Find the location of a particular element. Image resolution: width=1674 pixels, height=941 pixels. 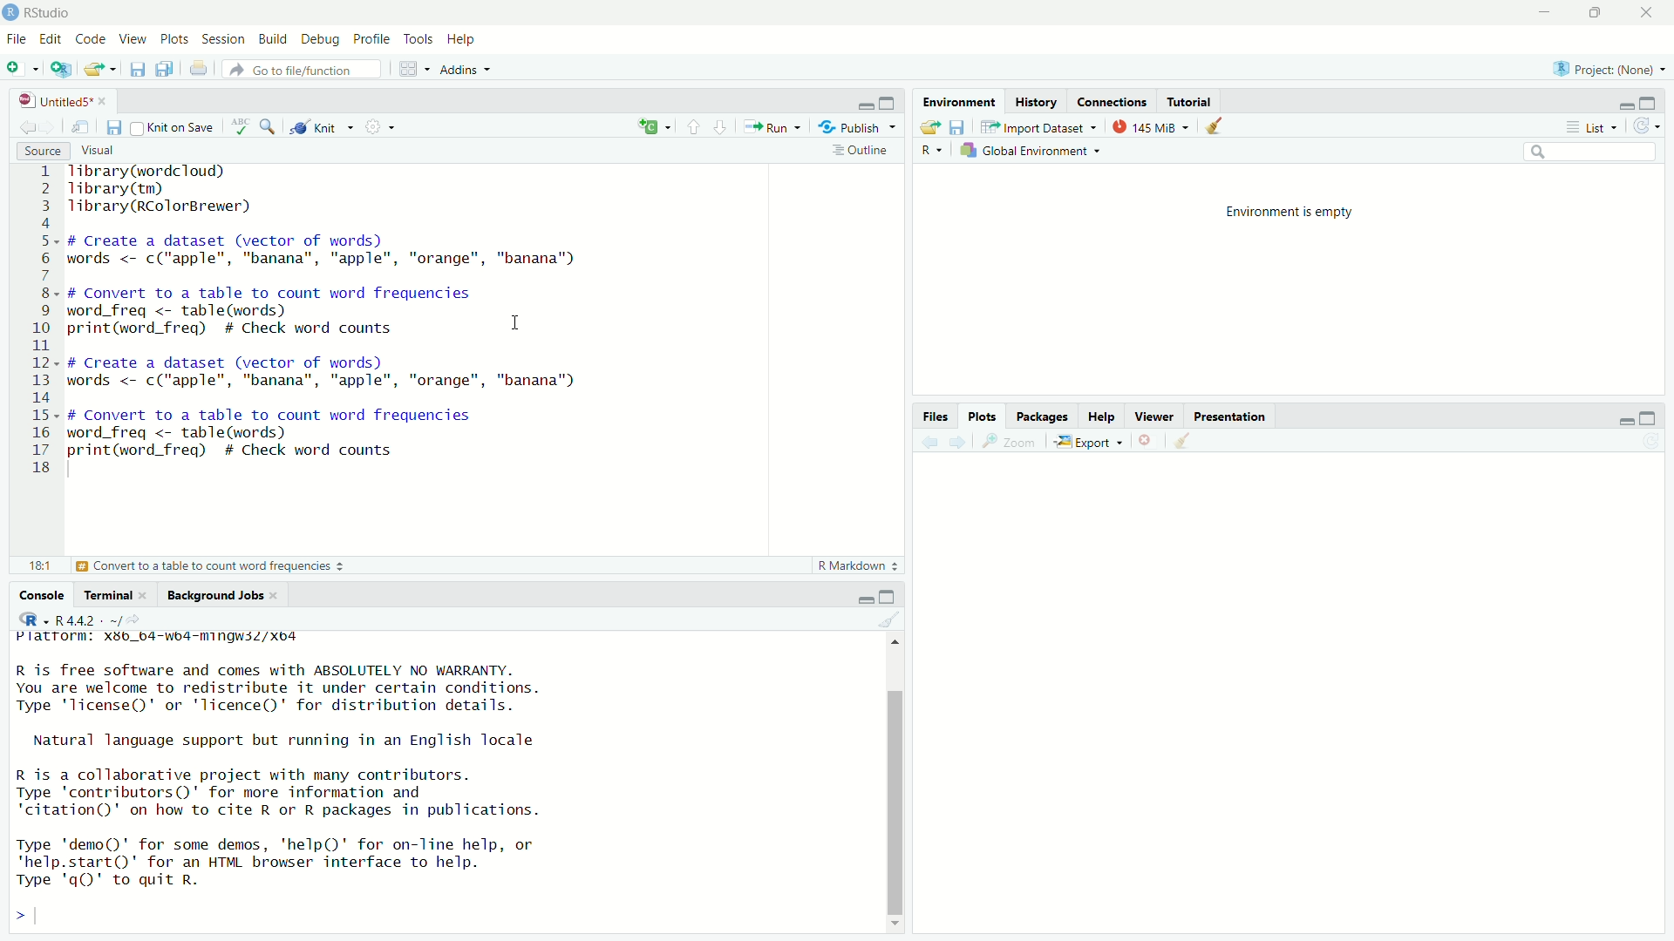

Plots is located at coordinates (983, 416).